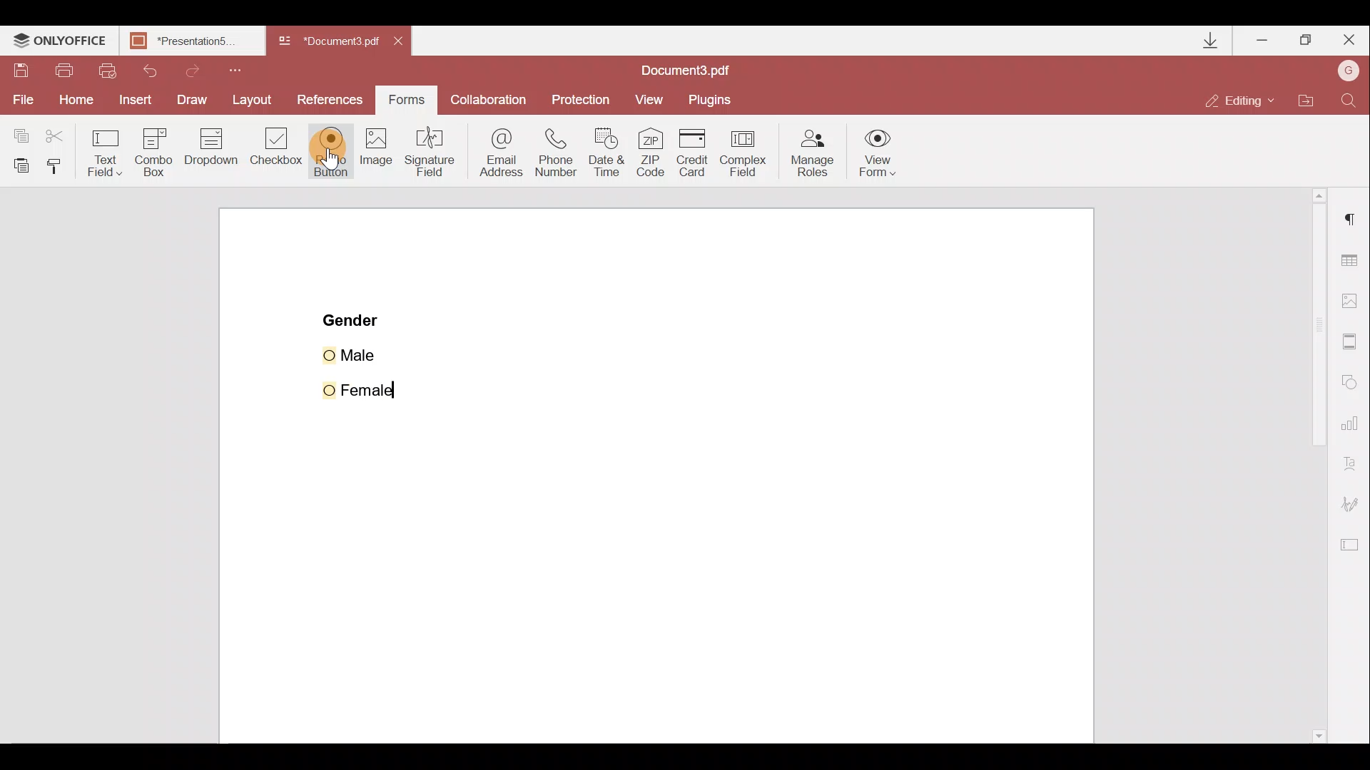 This screenshot has height=770, width=1370. Describe the element at coordinates (23, 71) in the screenshot. I see `Save` at that location.